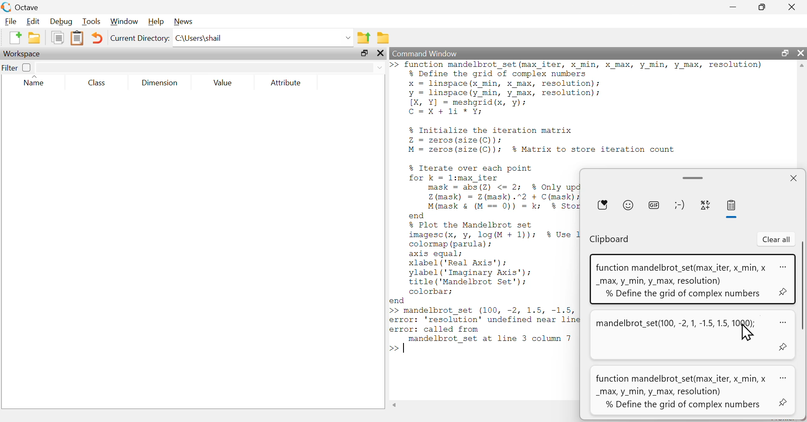 This screenshot has width=807, height=422. Describe the element at coordinates (776, 240) in the screenshot. I see `Clear all` at that location.